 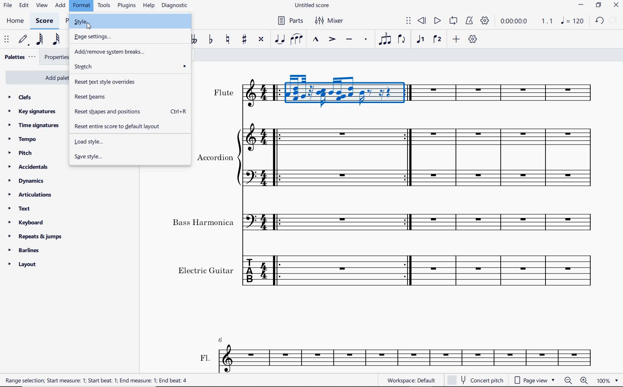 I want to click on playback settings, so click(x=485, y=20).